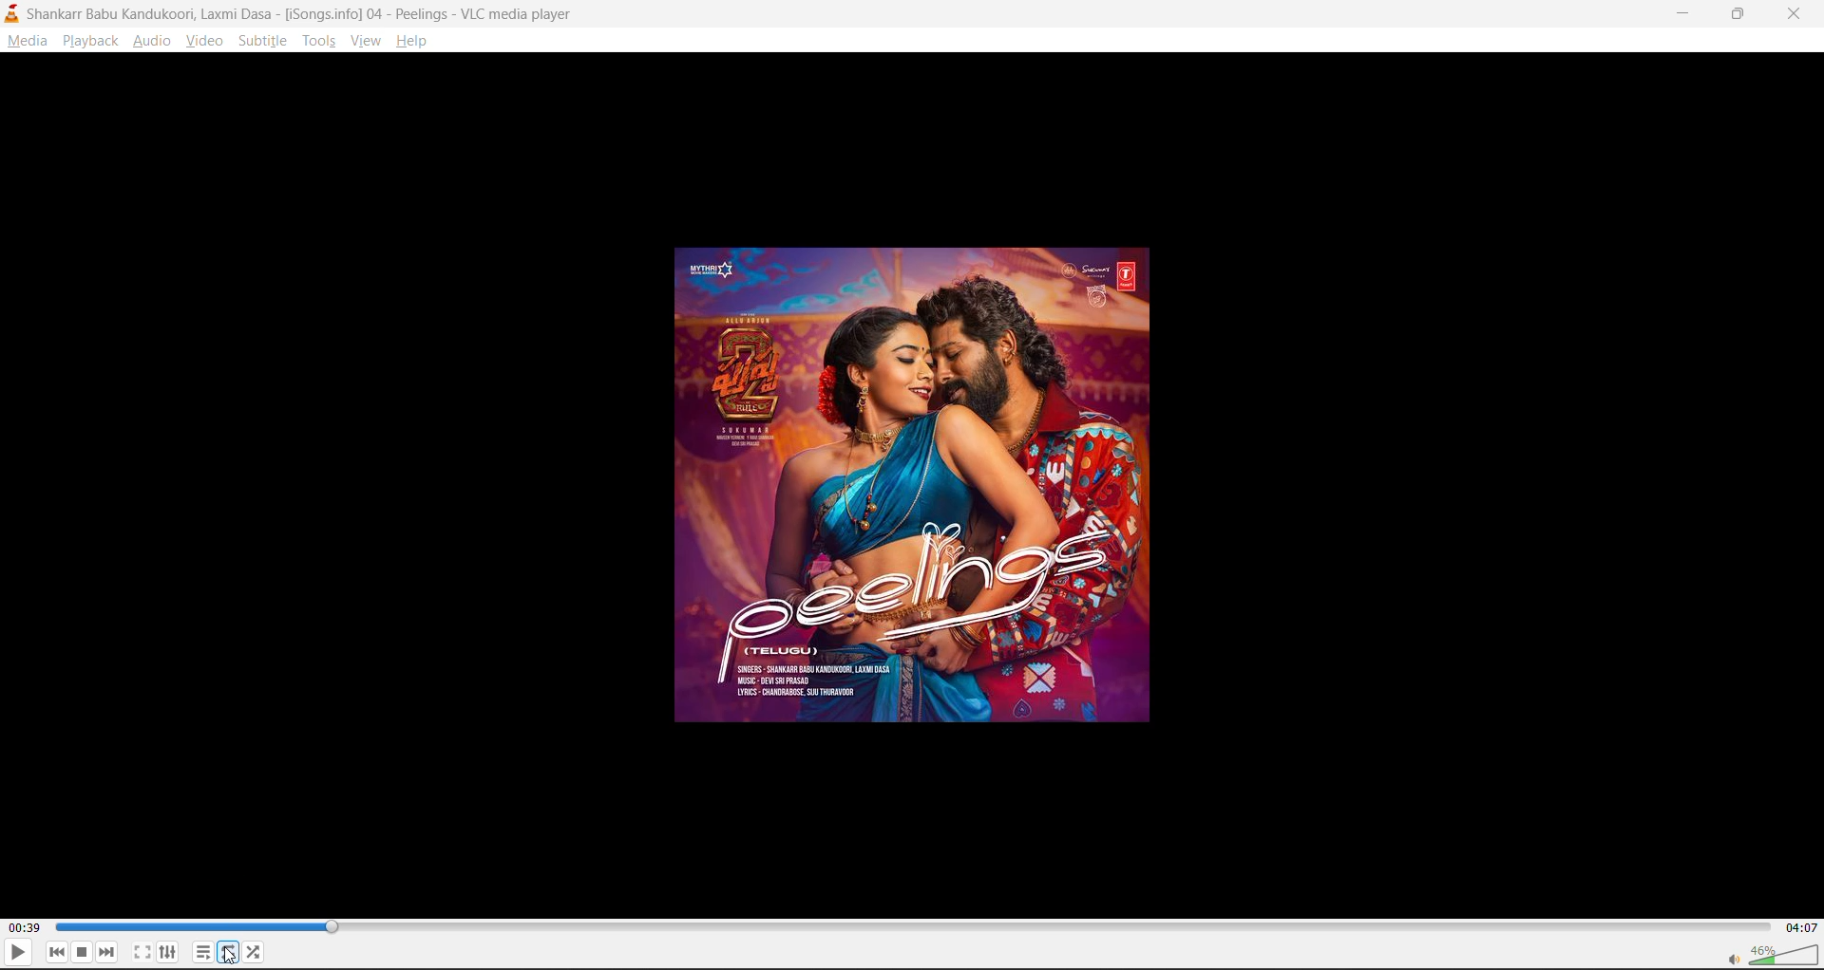 The image size is (1824, 970). Describe the element at coordinates (106, 953) in the screenshot. I see `next` at that location.